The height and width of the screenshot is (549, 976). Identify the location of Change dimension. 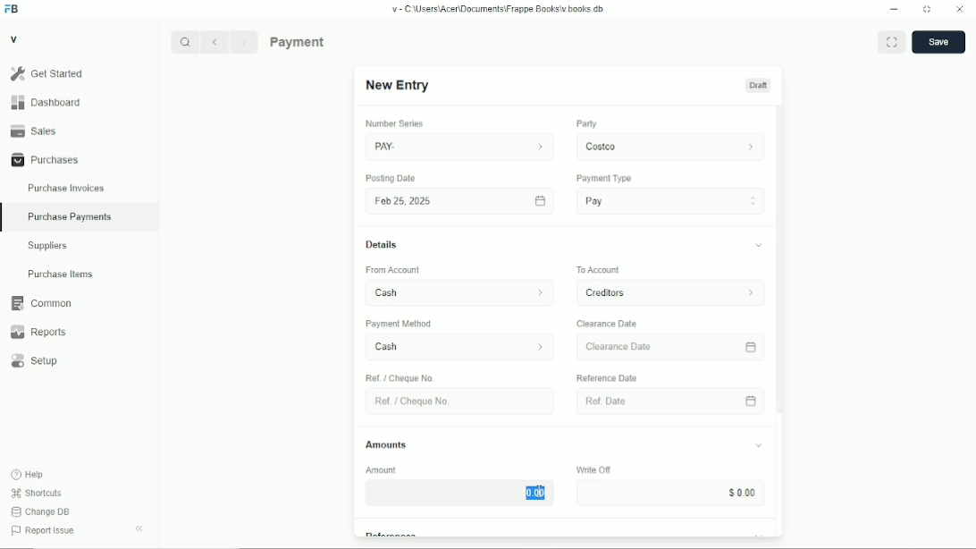
(927, 9).